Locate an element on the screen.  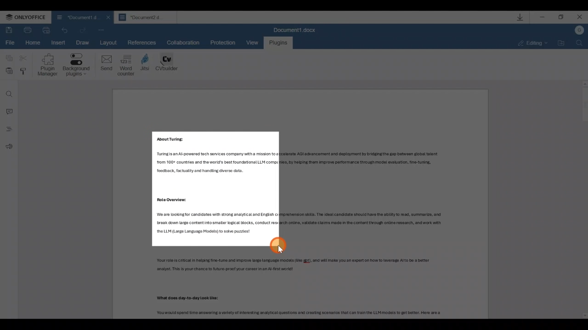
Editing mode is located at coordinates (530, 43).